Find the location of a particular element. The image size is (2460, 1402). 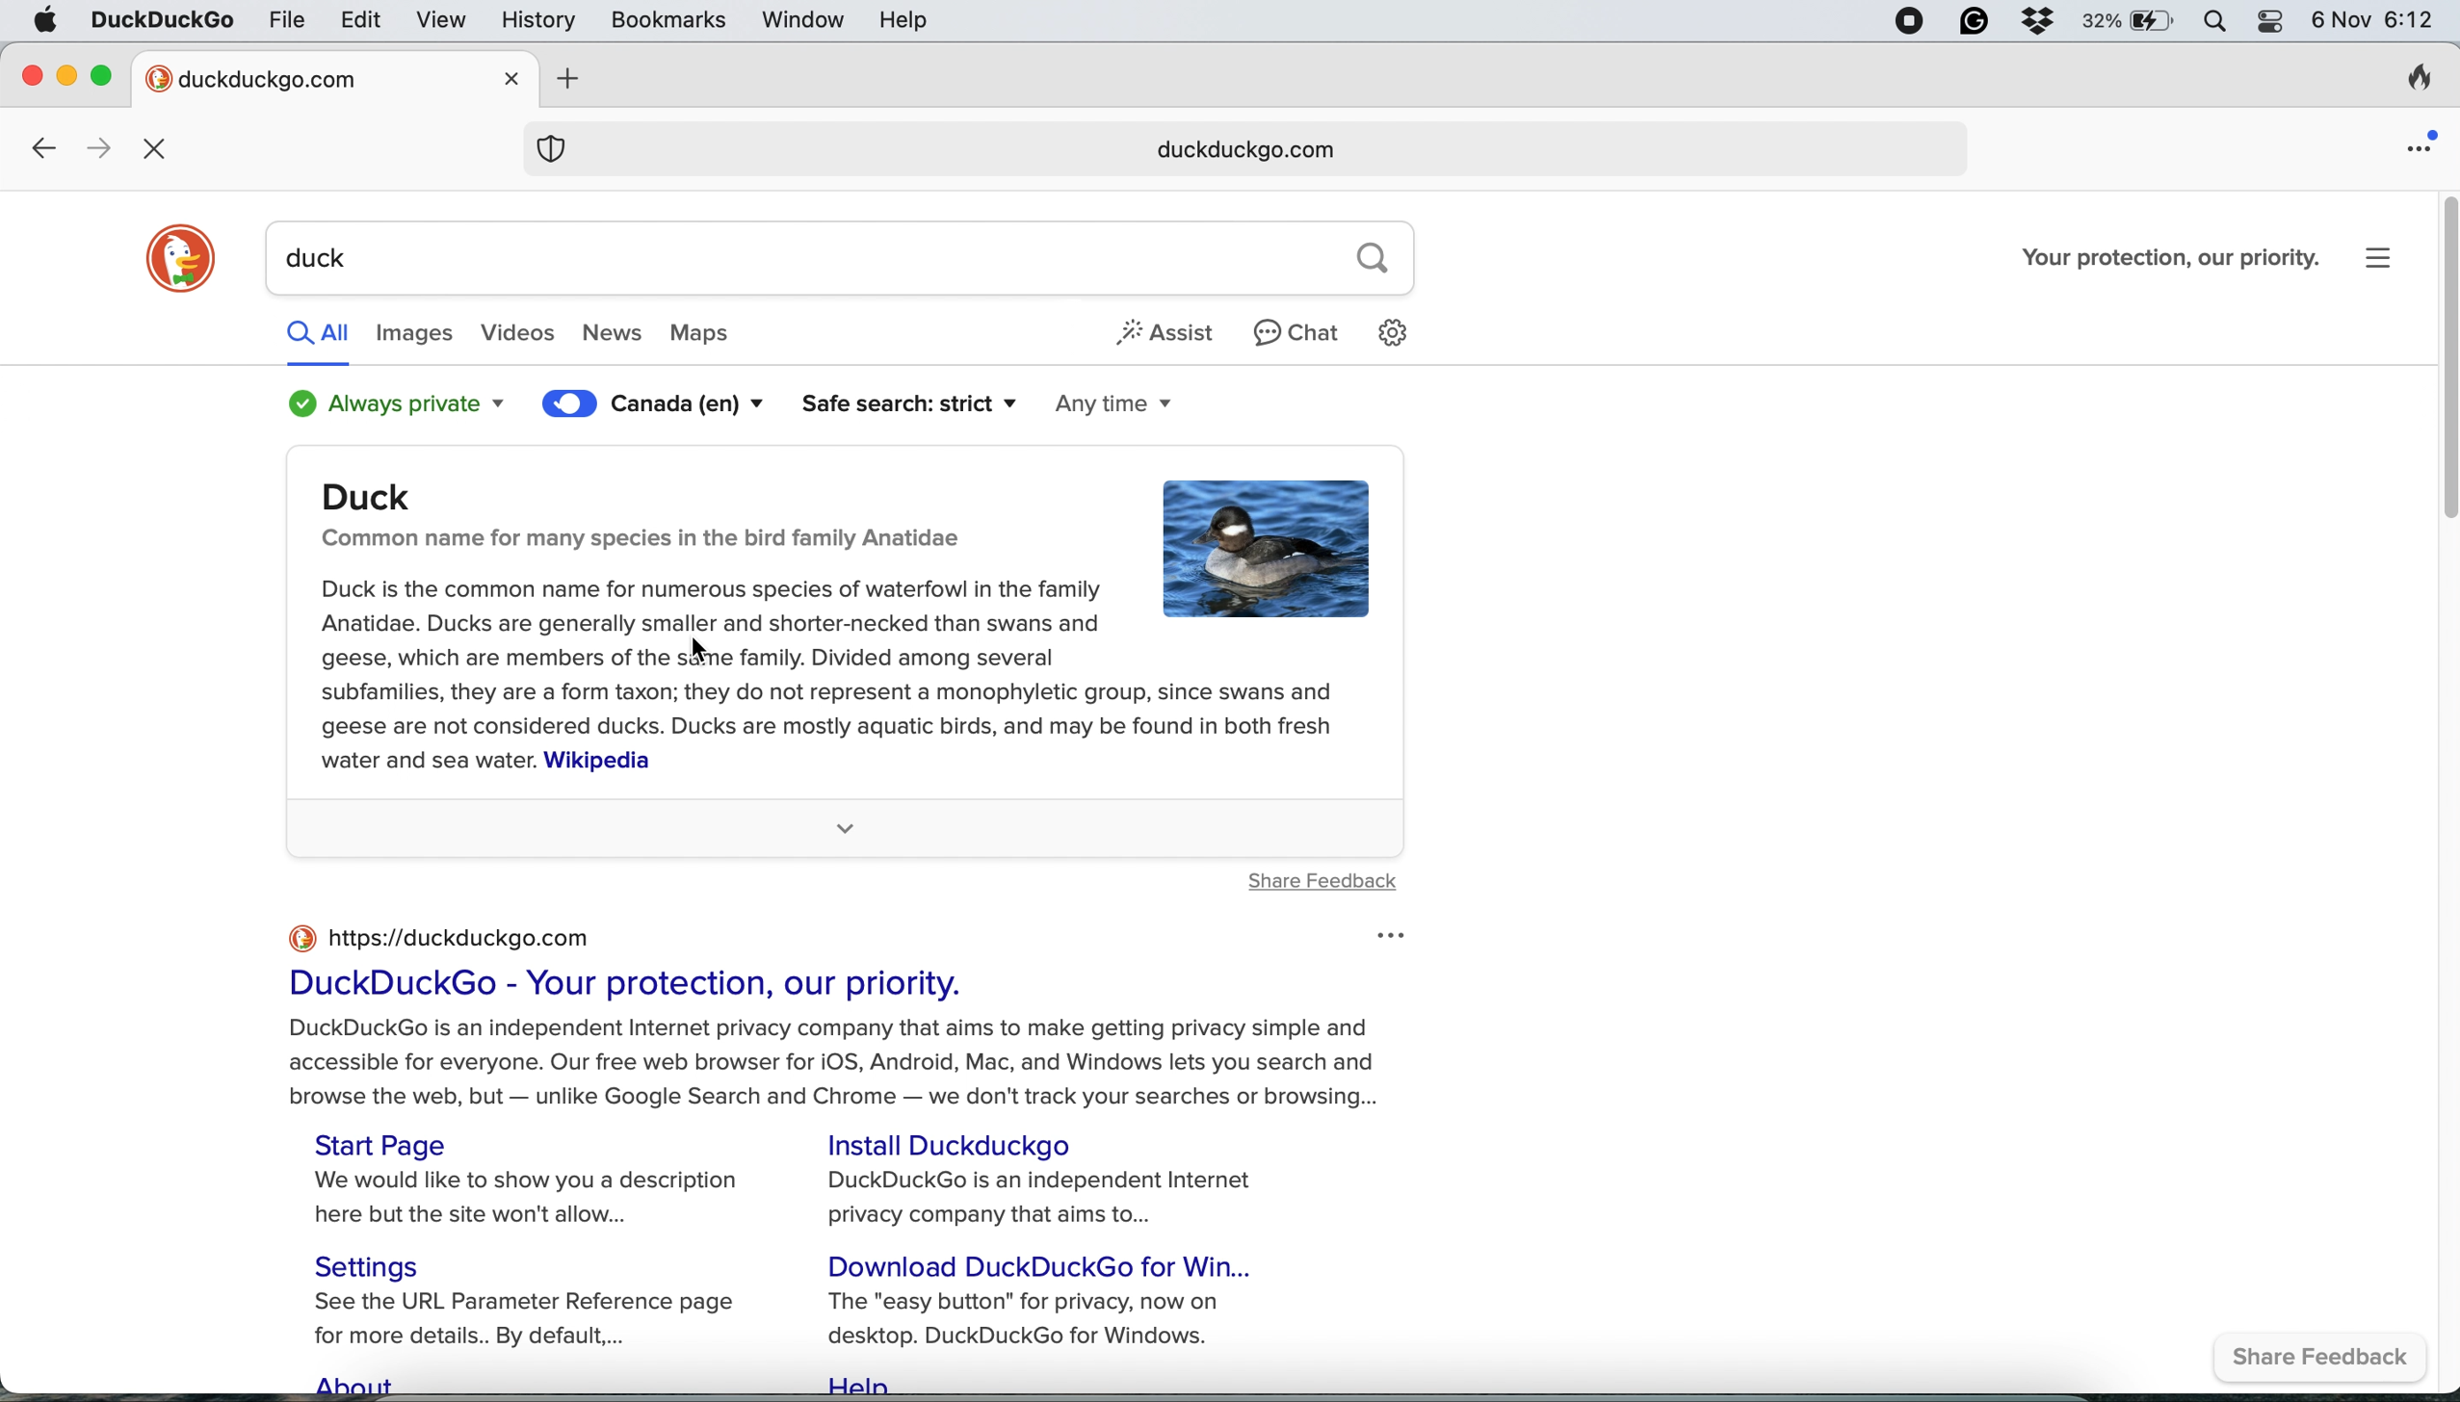

settings is located at coordinates (1401, 332).